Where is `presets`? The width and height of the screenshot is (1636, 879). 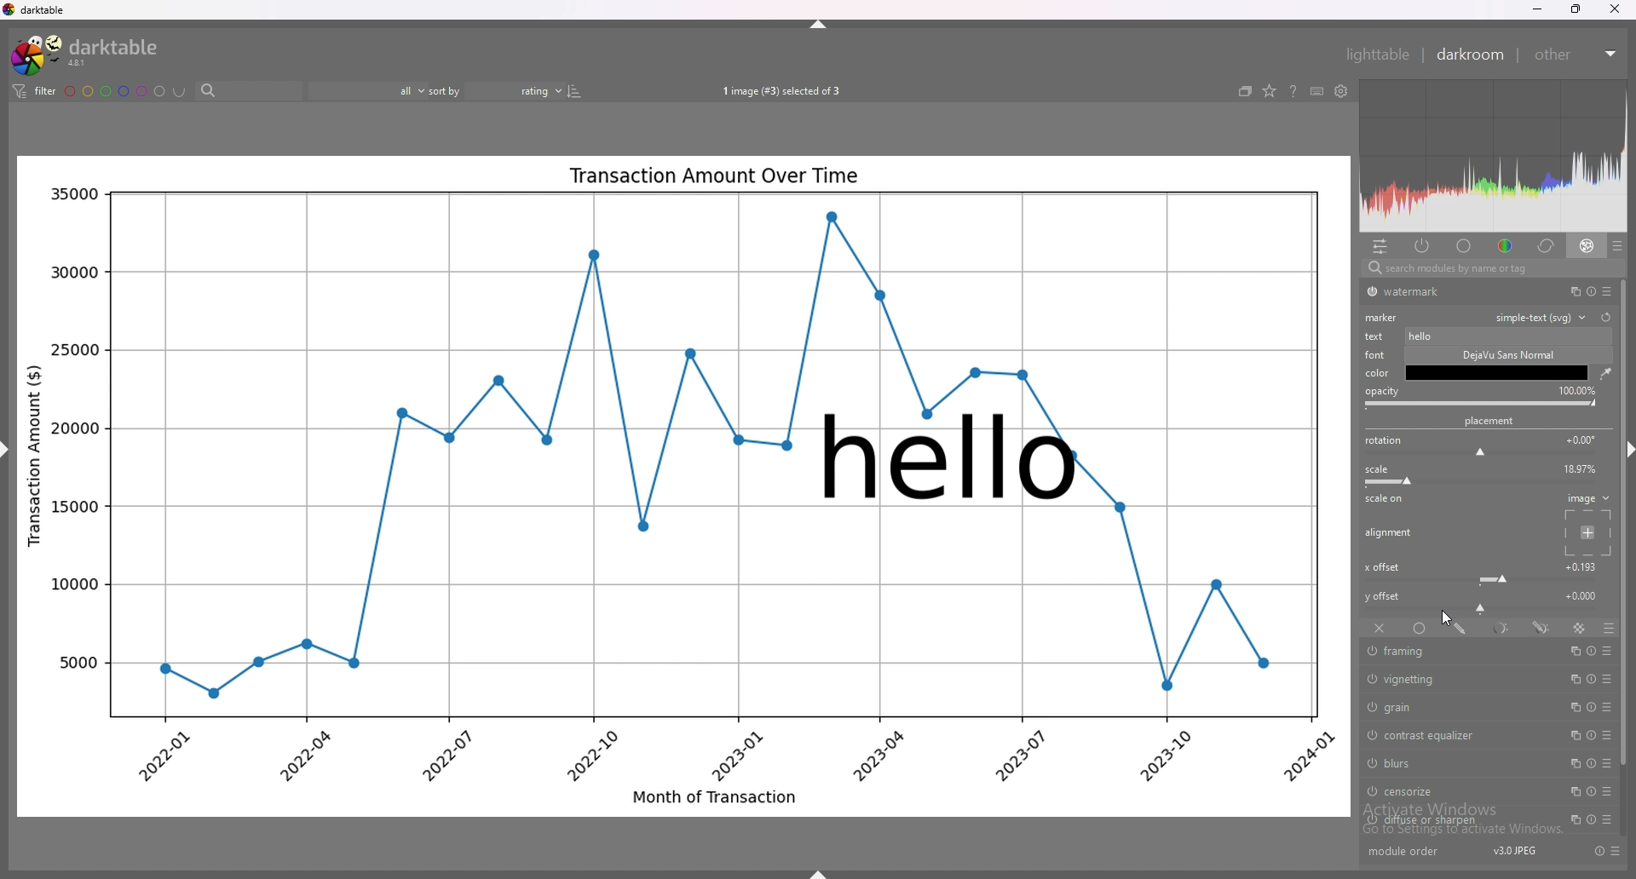 presets is located at coordinates (1610, 290).